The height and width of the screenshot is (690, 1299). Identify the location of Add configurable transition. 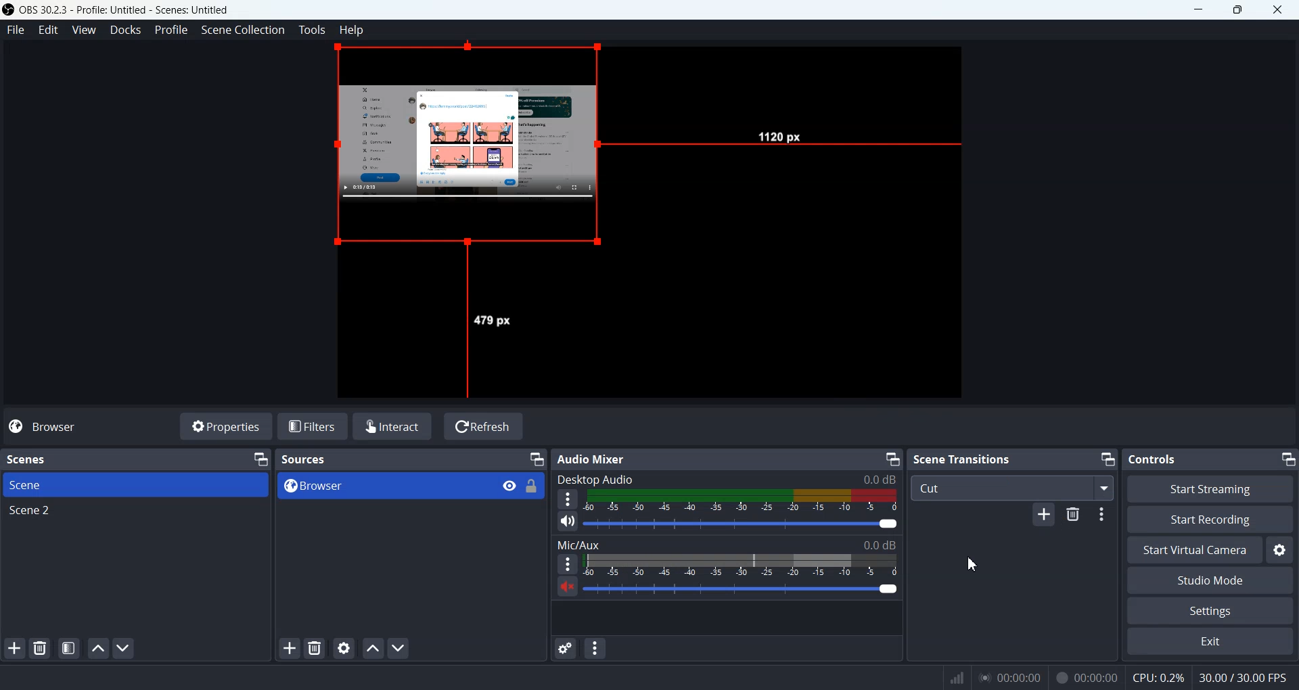
(1043, 517).